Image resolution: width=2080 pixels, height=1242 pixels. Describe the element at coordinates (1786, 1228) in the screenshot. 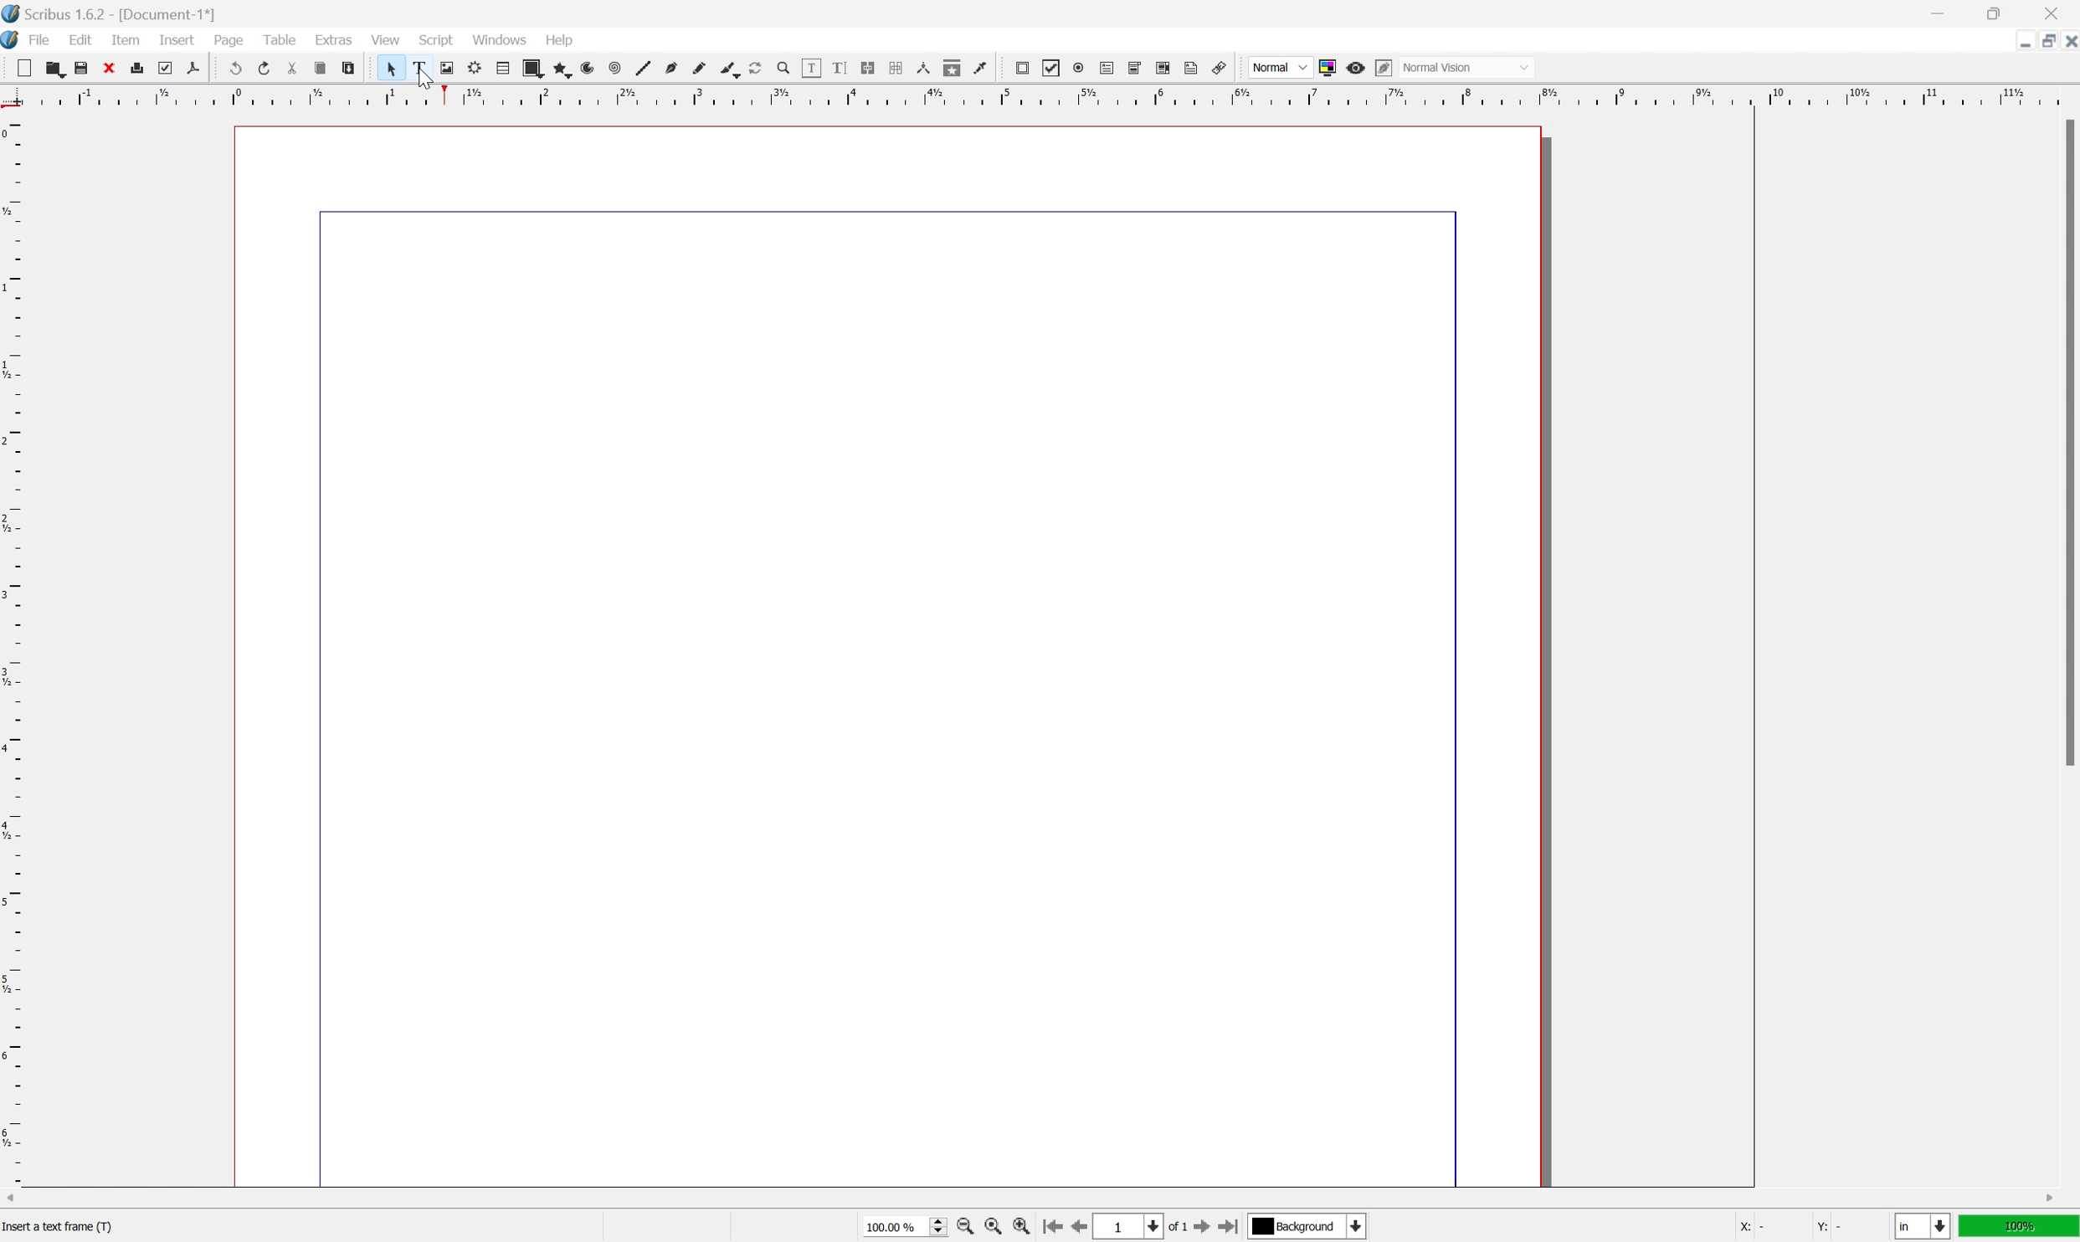

I see `coordinates` at that location.